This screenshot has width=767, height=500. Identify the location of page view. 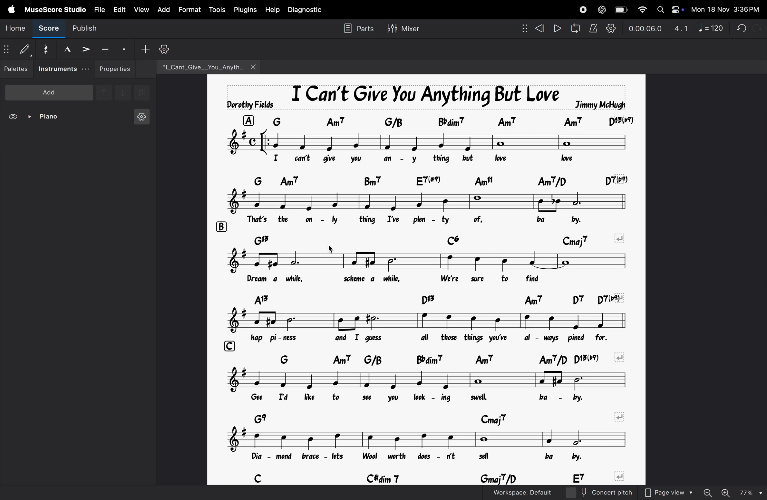
(668, 492).